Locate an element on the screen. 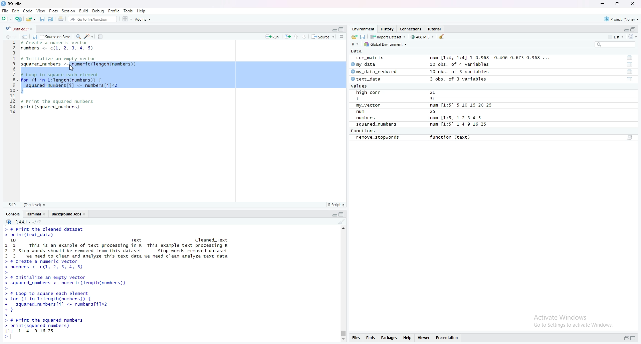 This screenshot has height=344, width=641. verical scrollbar is located at coordinates (343, 333).